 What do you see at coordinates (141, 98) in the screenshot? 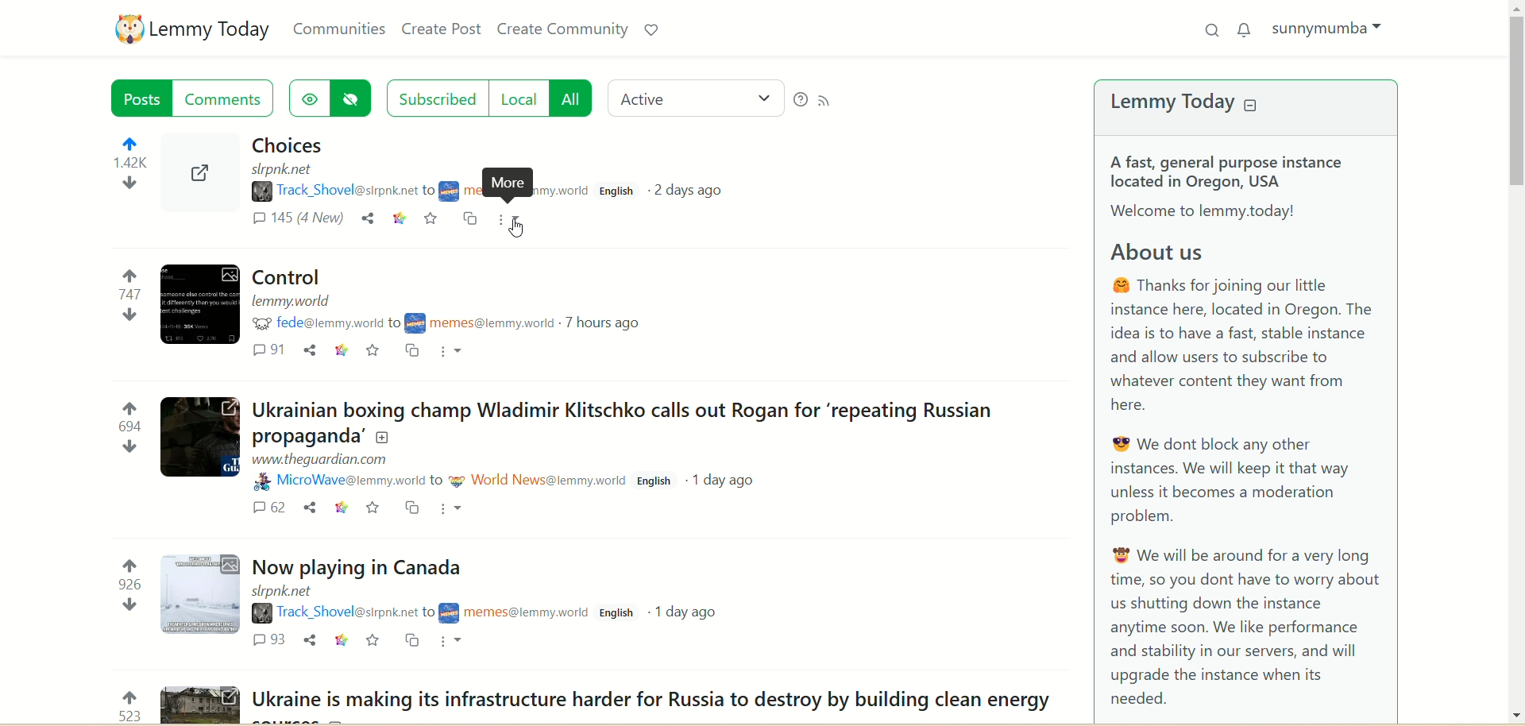
I see `posts` at bounding box center [141, 98].